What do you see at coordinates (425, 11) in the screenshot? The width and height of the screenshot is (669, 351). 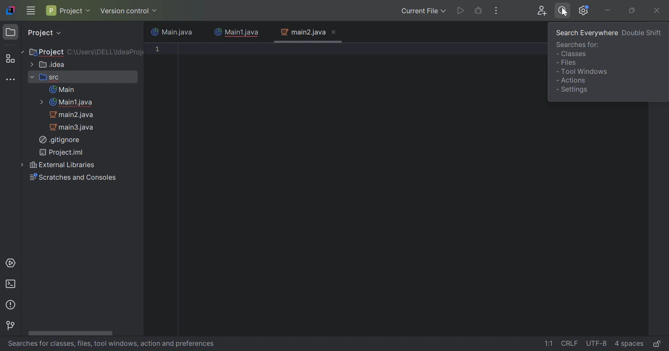 I see `Current File` at bounding box center [425, 11].